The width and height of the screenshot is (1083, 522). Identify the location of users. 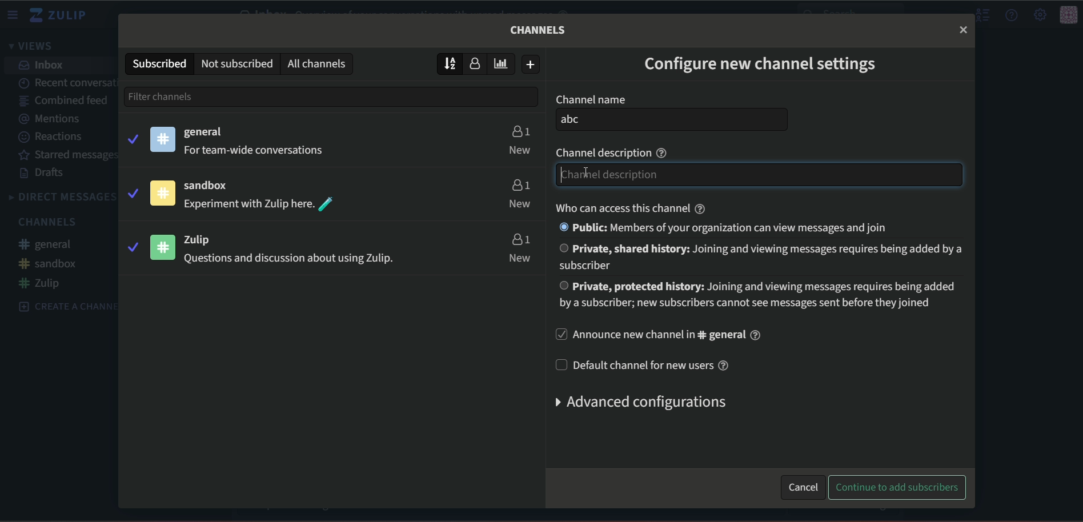
(520, 239).